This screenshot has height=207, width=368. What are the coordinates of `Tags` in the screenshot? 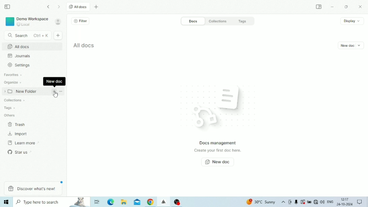 It's located at (246, 21).